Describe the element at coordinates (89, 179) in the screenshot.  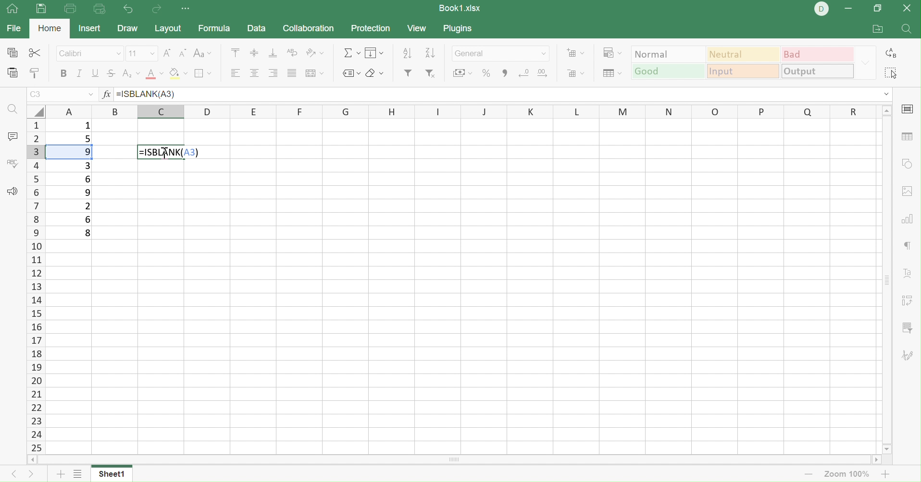
I see `6` at that location.